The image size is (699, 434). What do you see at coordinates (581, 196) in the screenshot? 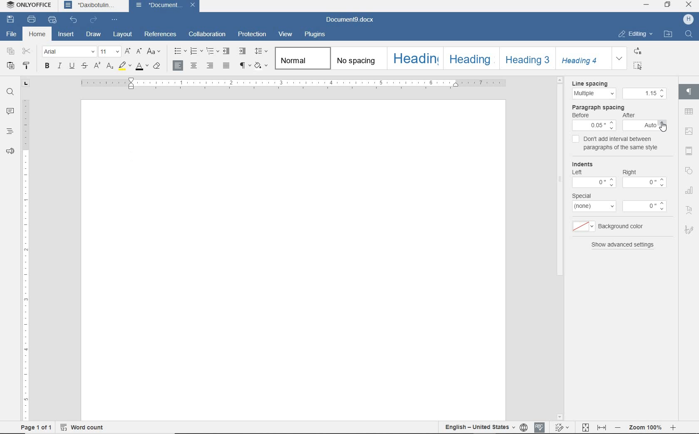
I see `special` at bounding box center [581, 196].